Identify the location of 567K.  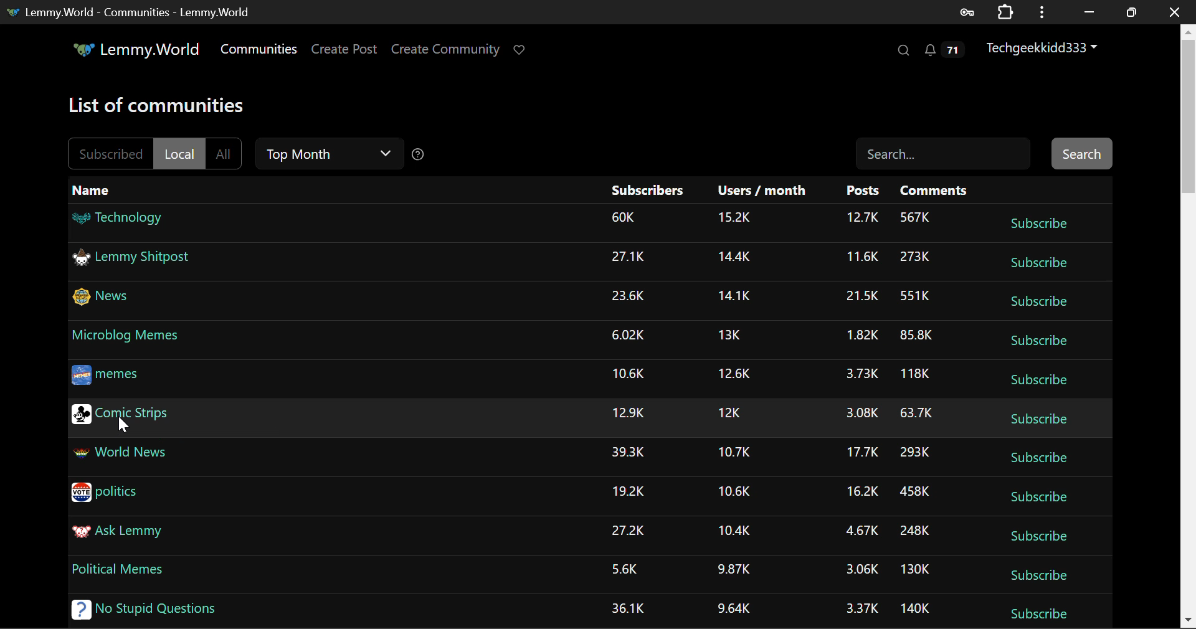
(915, 217).